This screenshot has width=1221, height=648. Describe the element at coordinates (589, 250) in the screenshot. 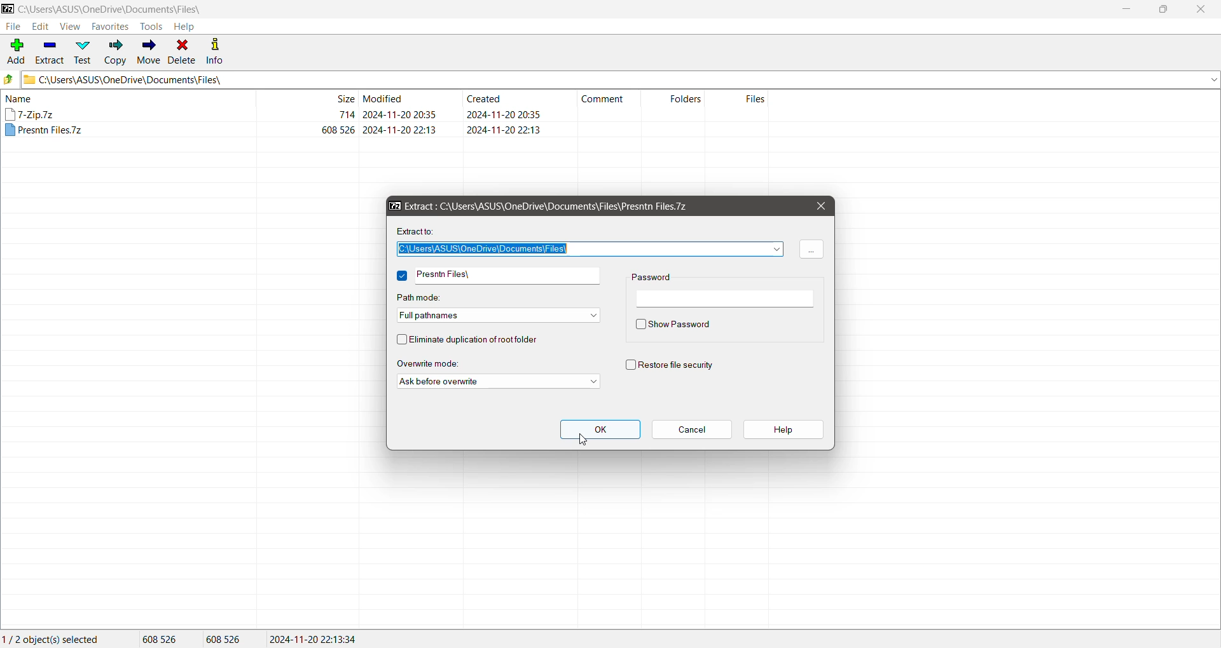

I see `Set the path to extract the files from the archive` at that location.